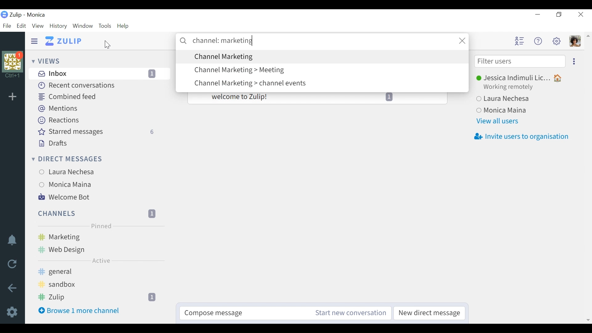  I want to click on Channel, so click(99, 237).